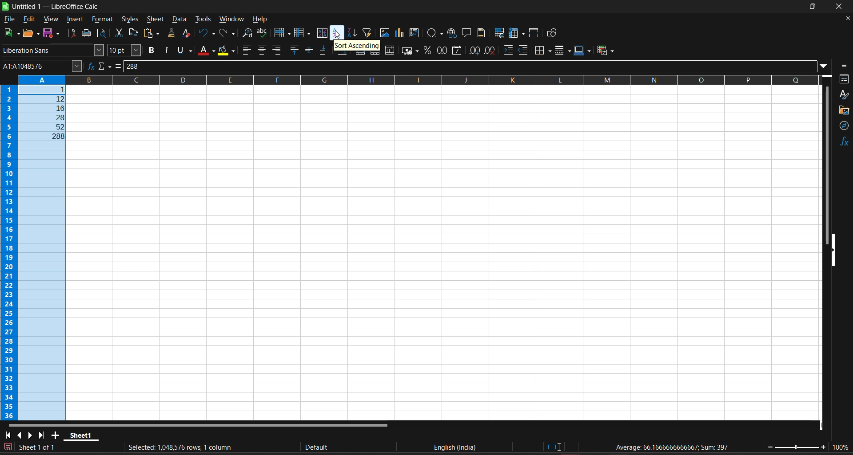 The height and width of the screenshot is (455, 853). Describe the element at coordinates (119, 66) in the screenshot. I see `formula` at that location.